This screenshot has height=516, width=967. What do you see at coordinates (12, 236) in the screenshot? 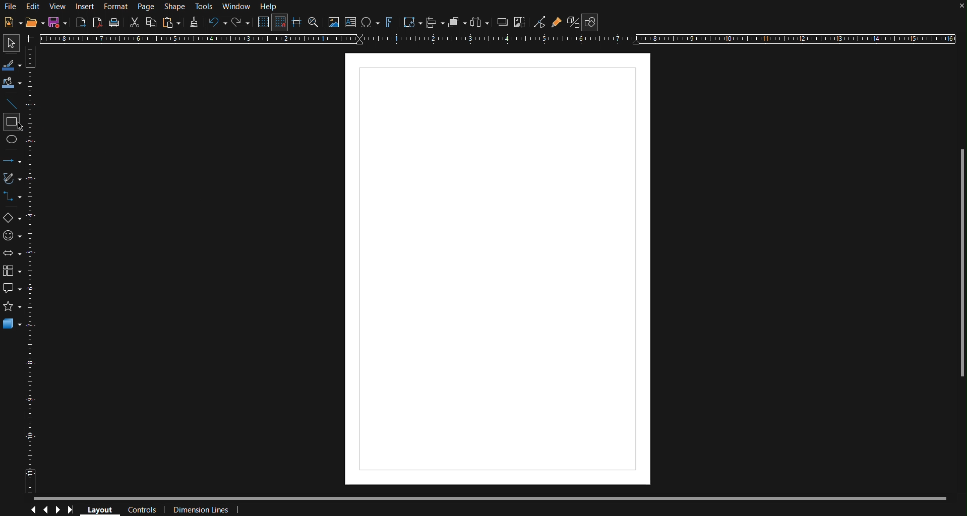
I see `Symbol Shapes` at bounding box center [12, 236].